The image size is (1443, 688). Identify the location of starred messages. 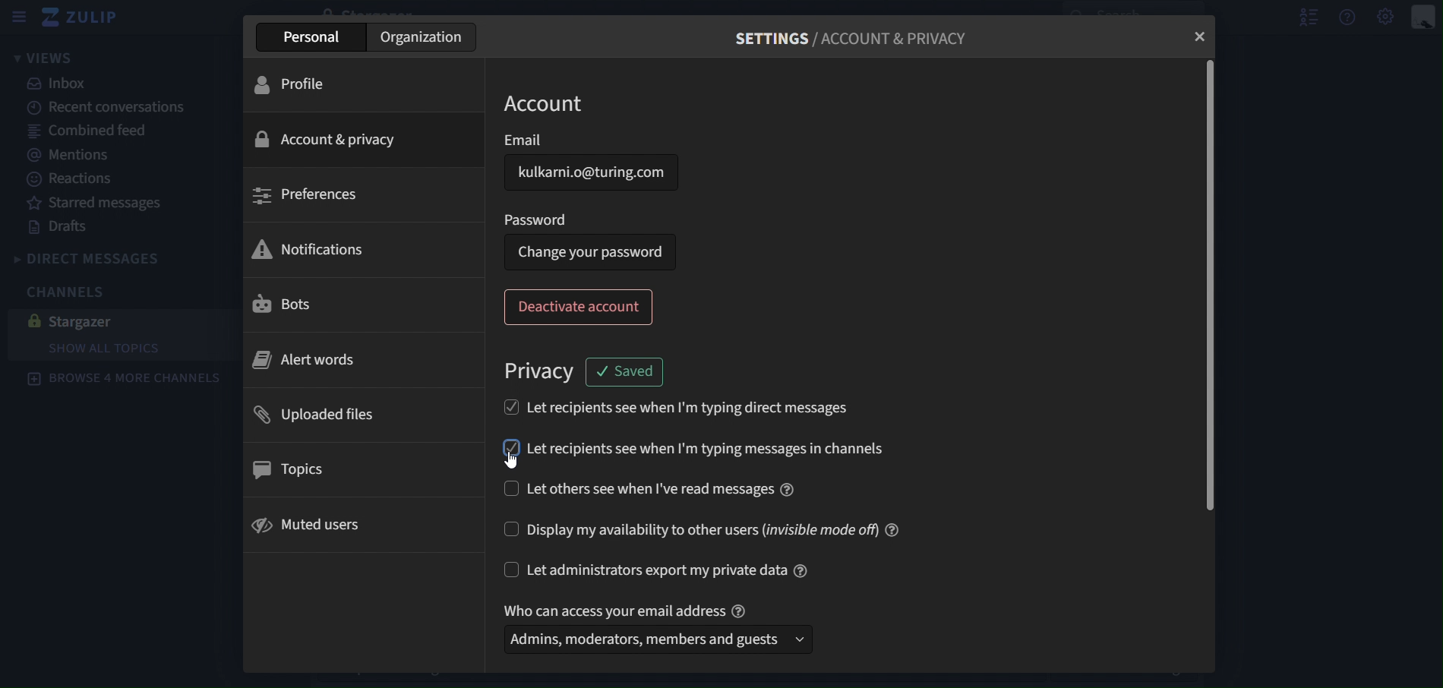
(108, 204).